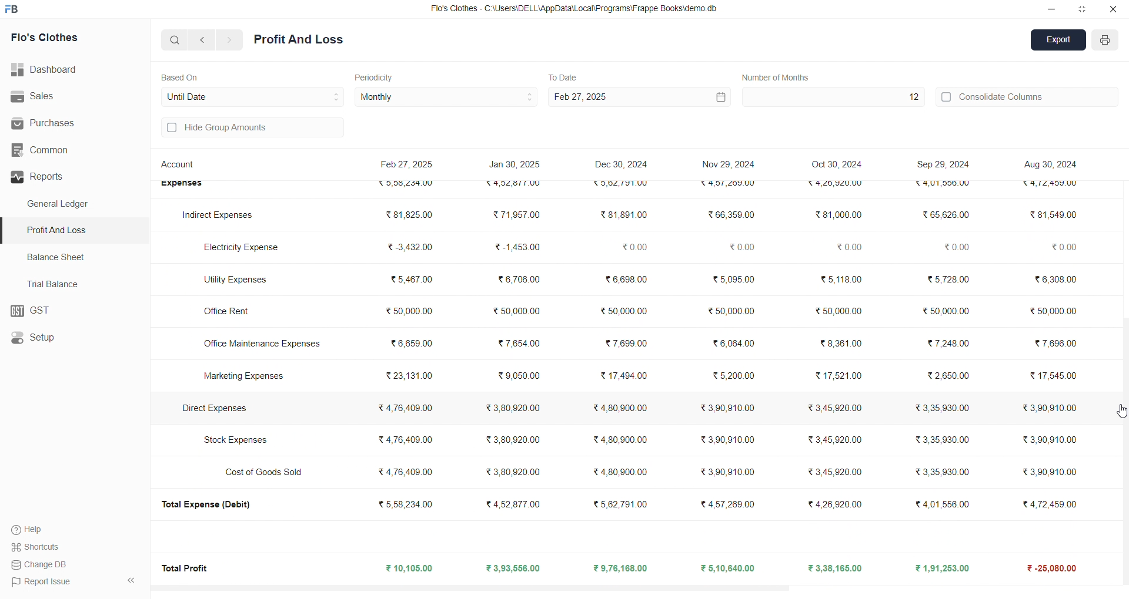 The height and width of the screenshot is (599, 1129). I want to click on Profit And Loss, so click(77, 230).